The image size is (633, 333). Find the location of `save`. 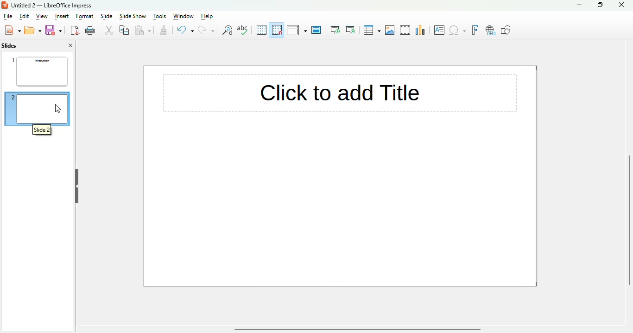

save is located at coordinates (53, 30).